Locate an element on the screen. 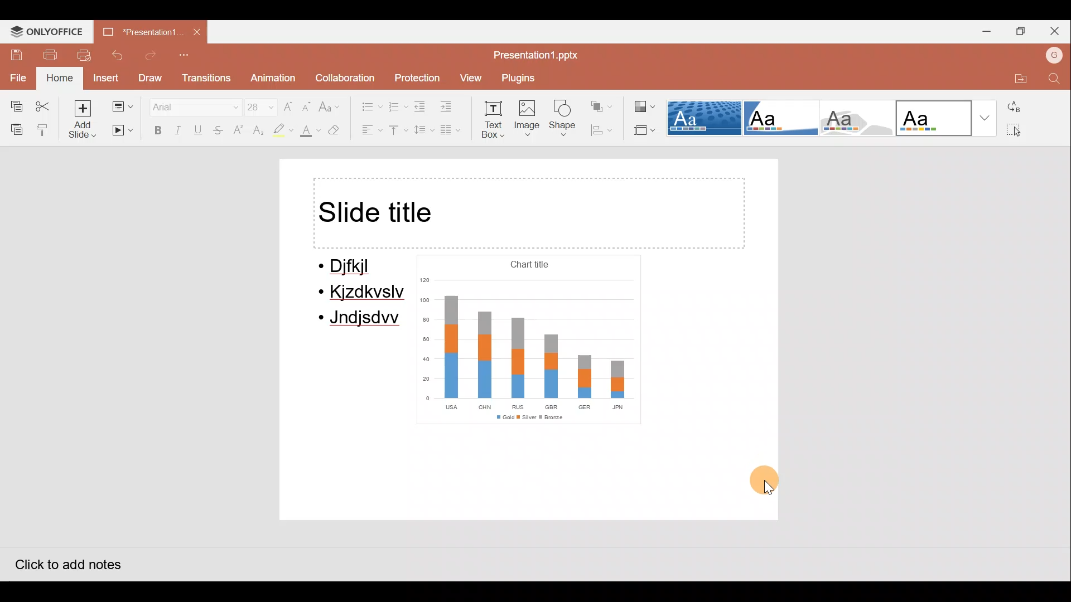 The height and width of the screenshot is (602, 1071). Account name is located at coordinates (1054, 56).